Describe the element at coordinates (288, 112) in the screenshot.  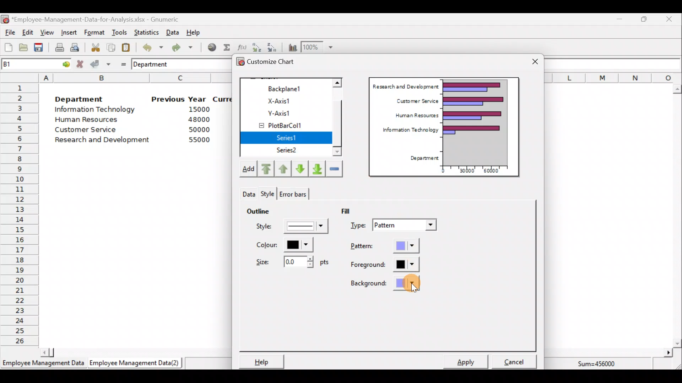
I see `Y-axis1` at that location.